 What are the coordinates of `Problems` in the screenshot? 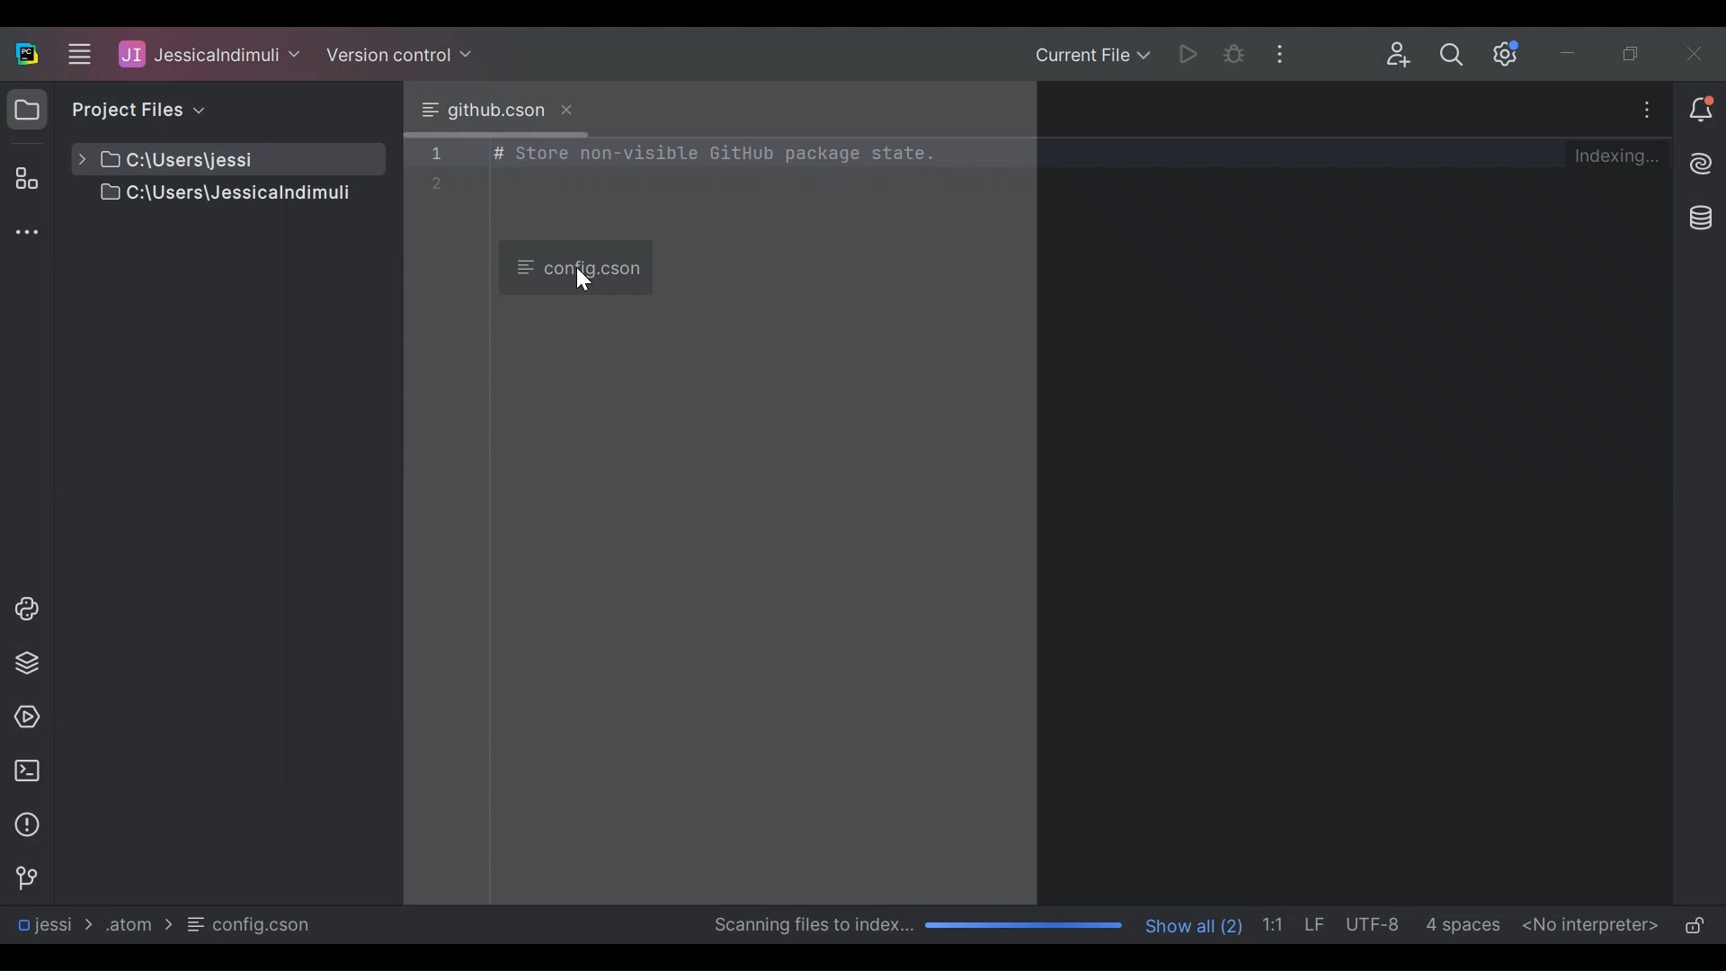 It's located at (27, 824).